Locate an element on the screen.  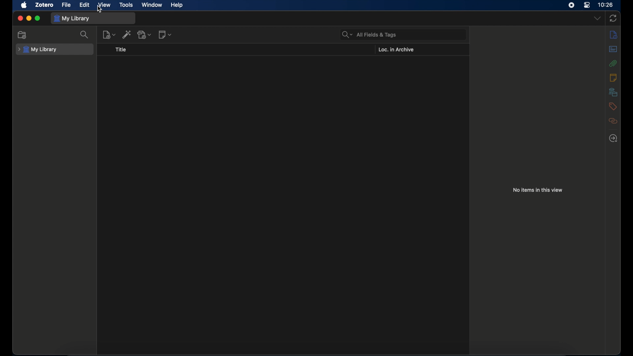
sync is located at coordinates (613, 18).